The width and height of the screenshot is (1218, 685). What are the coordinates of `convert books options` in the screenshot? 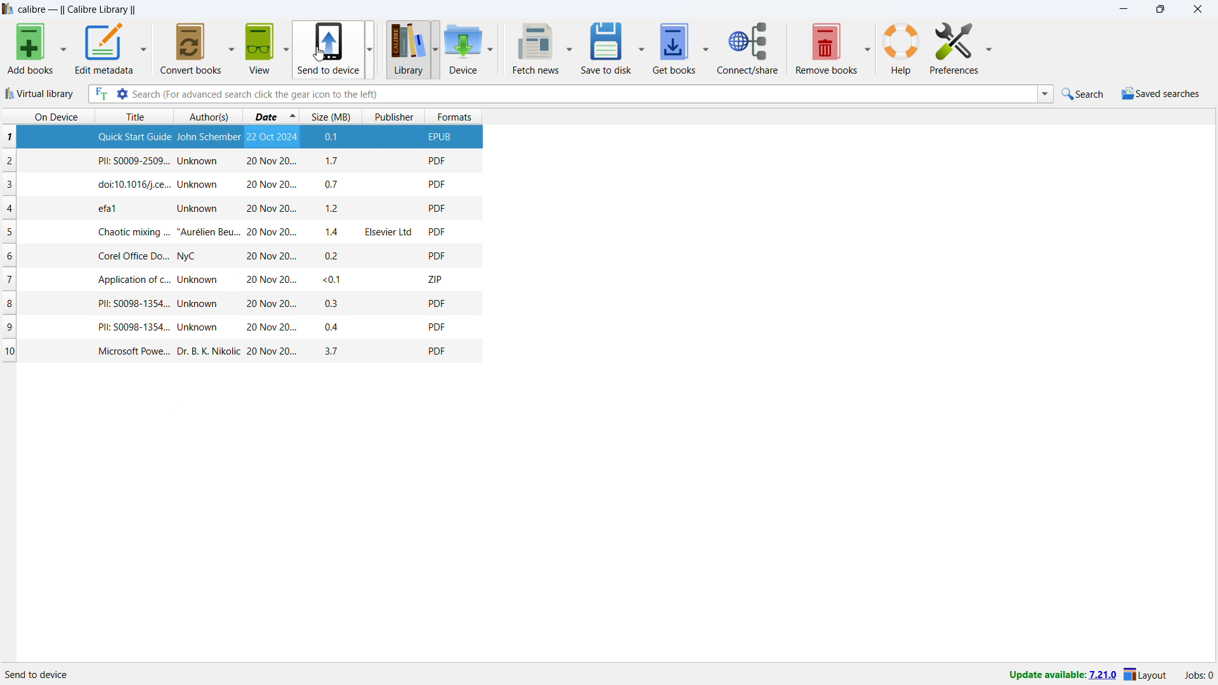 It's located at (231, 47).